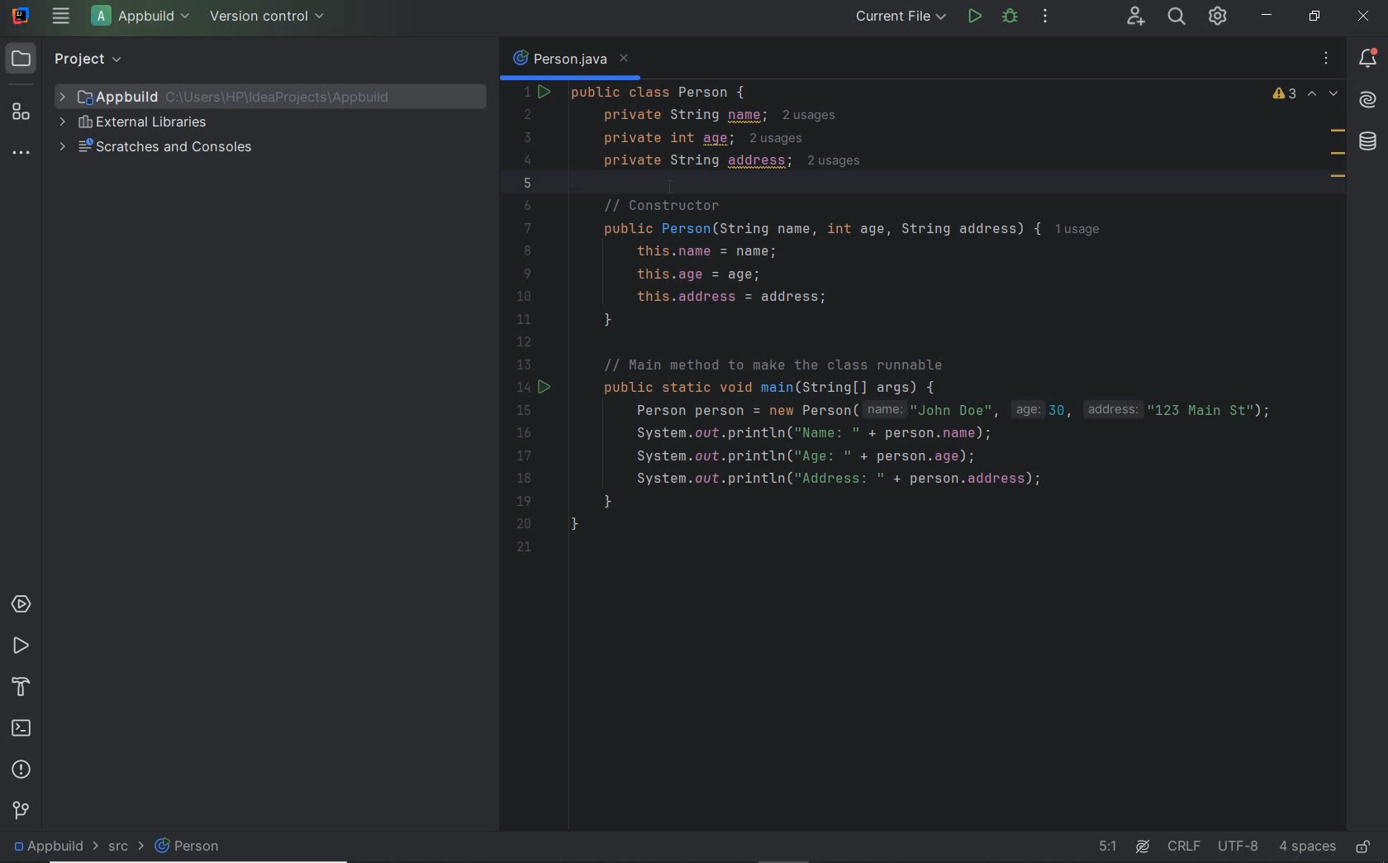 This screenshot has width=1388, height=863. I want to click on project file name, so click(47, 845).